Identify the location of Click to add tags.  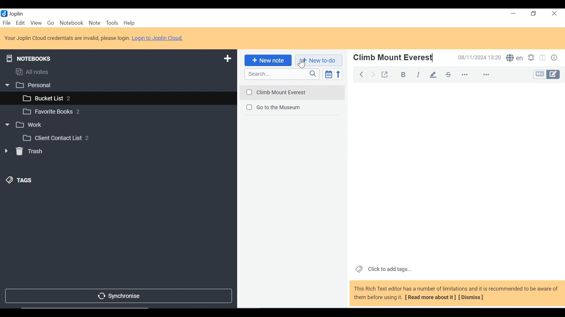
(383, 269).